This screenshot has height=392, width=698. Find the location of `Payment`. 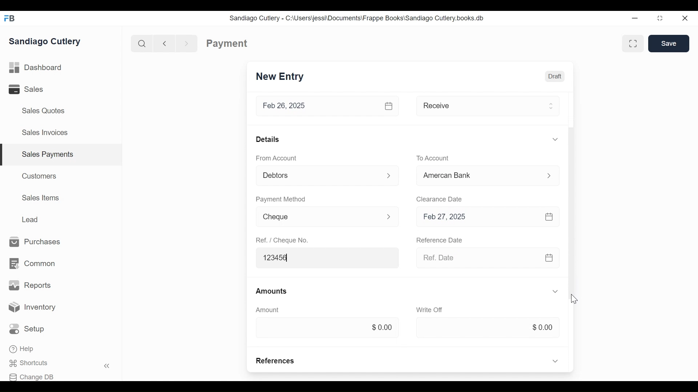

Payment is located at coordinates (227, 44).